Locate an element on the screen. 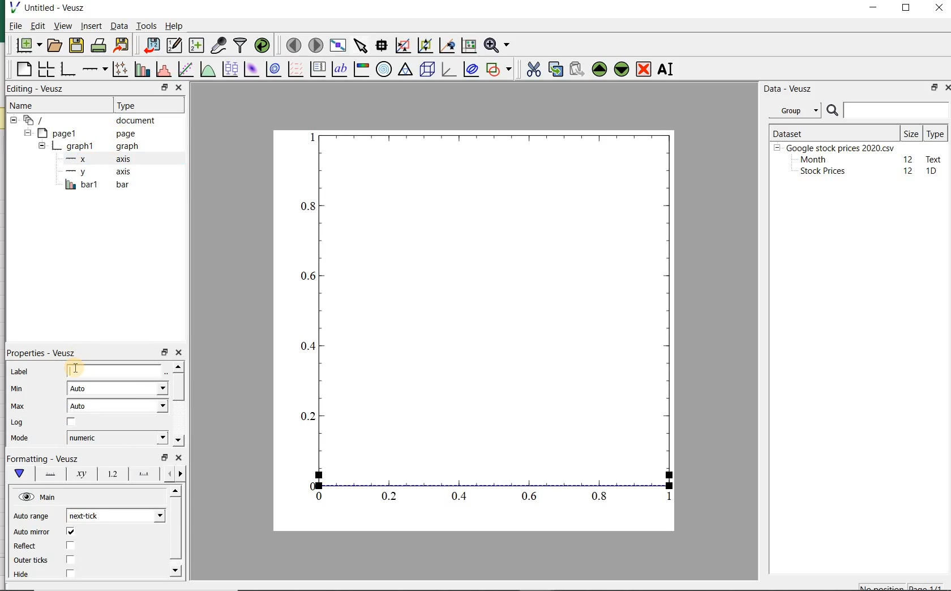 The height and width of the screenshot is (591, 951). plot a 2d dataset as an image is located at coordinates (250, 69).